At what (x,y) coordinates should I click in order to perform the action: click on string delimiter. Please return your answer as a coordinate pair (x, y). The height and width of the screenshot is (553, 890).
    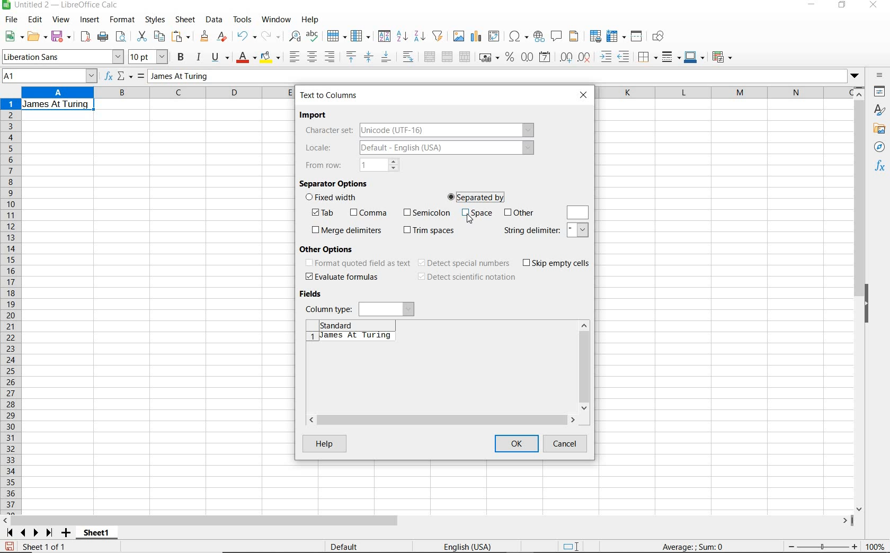
    Looking at the image, I should click on (546, 230).